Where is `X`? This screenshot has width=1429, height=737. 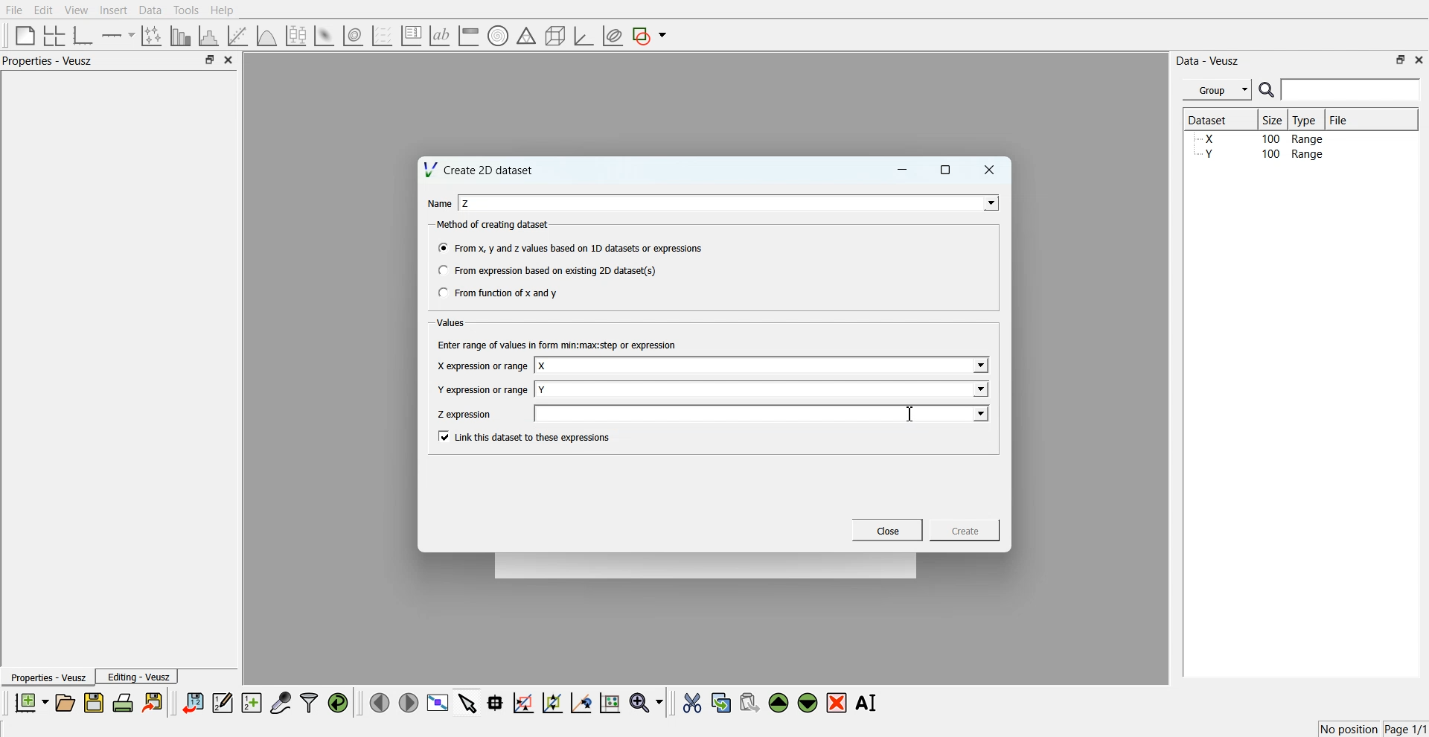 X is located at coordinates (543, 366).